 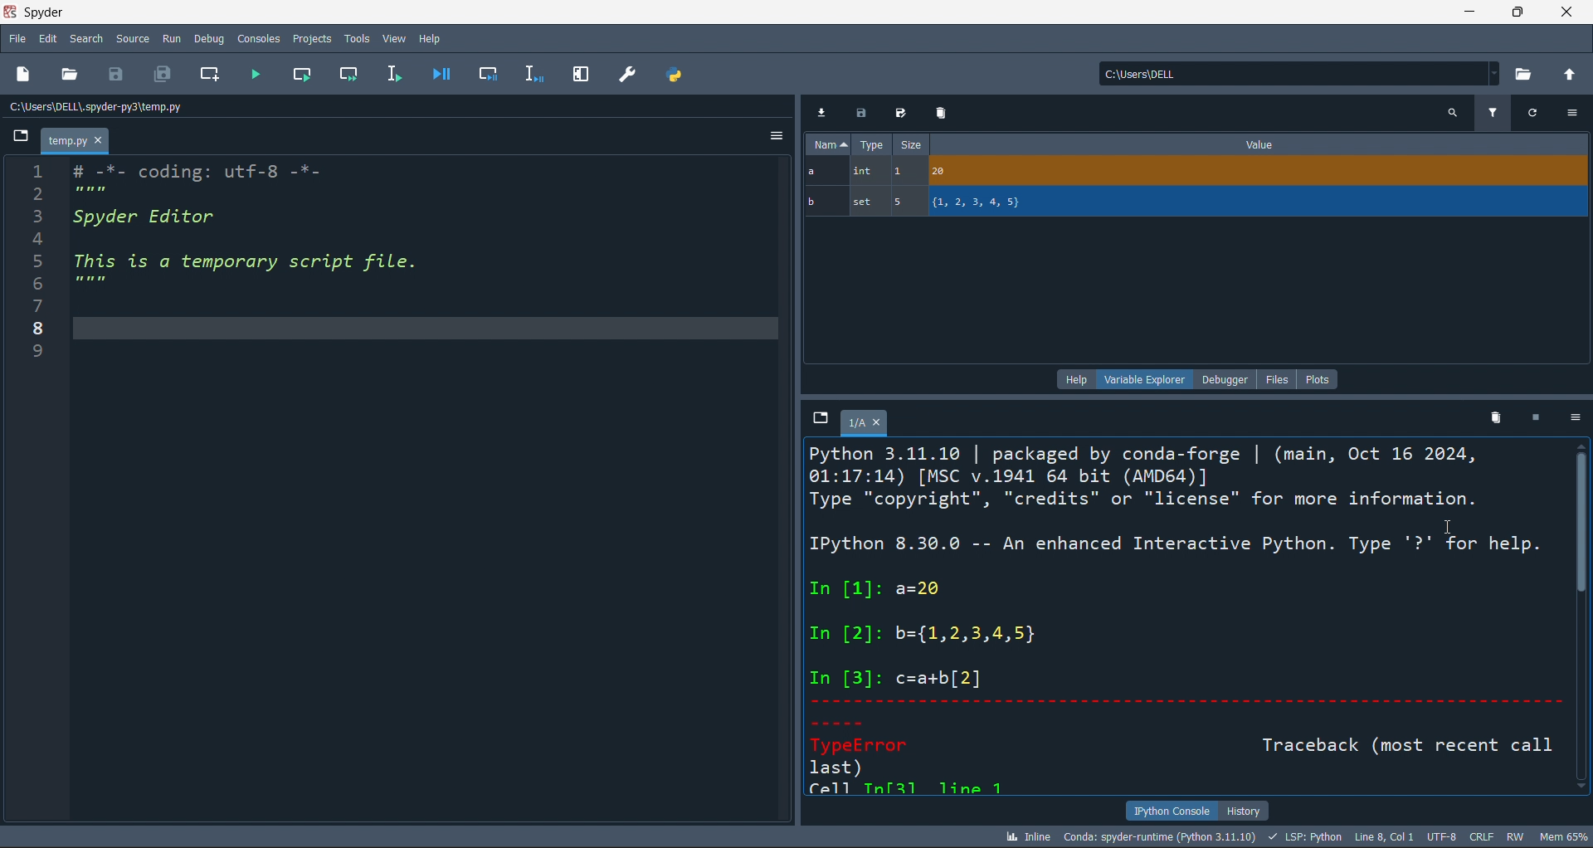 What do you see at coordinates (872, 146) in the screenshot?
I see `type` at bounding box center [872, 146].